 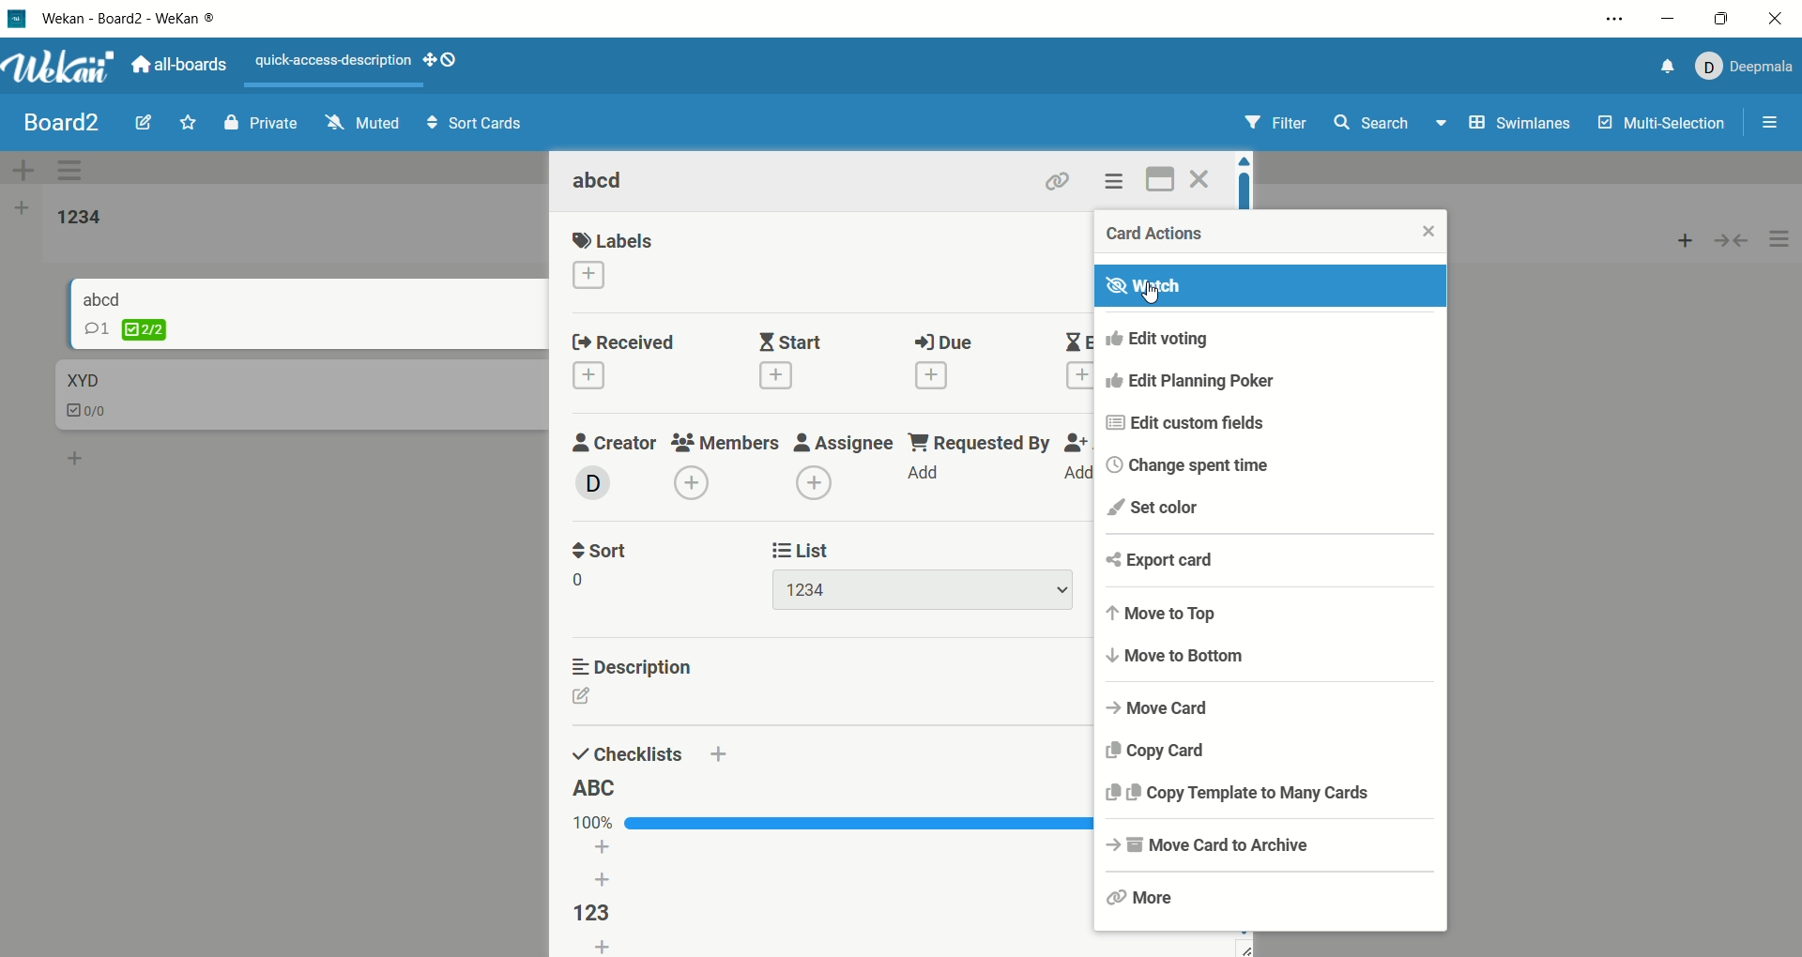 I want to click on close, so click(x=1203, y=179).